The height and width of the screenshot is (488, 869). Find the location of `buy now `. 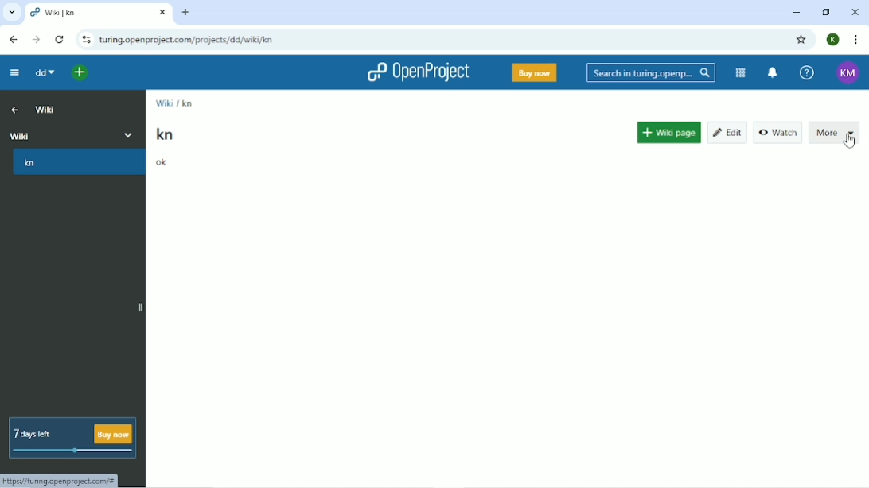

buy now  is located at coordinates (117, 435).